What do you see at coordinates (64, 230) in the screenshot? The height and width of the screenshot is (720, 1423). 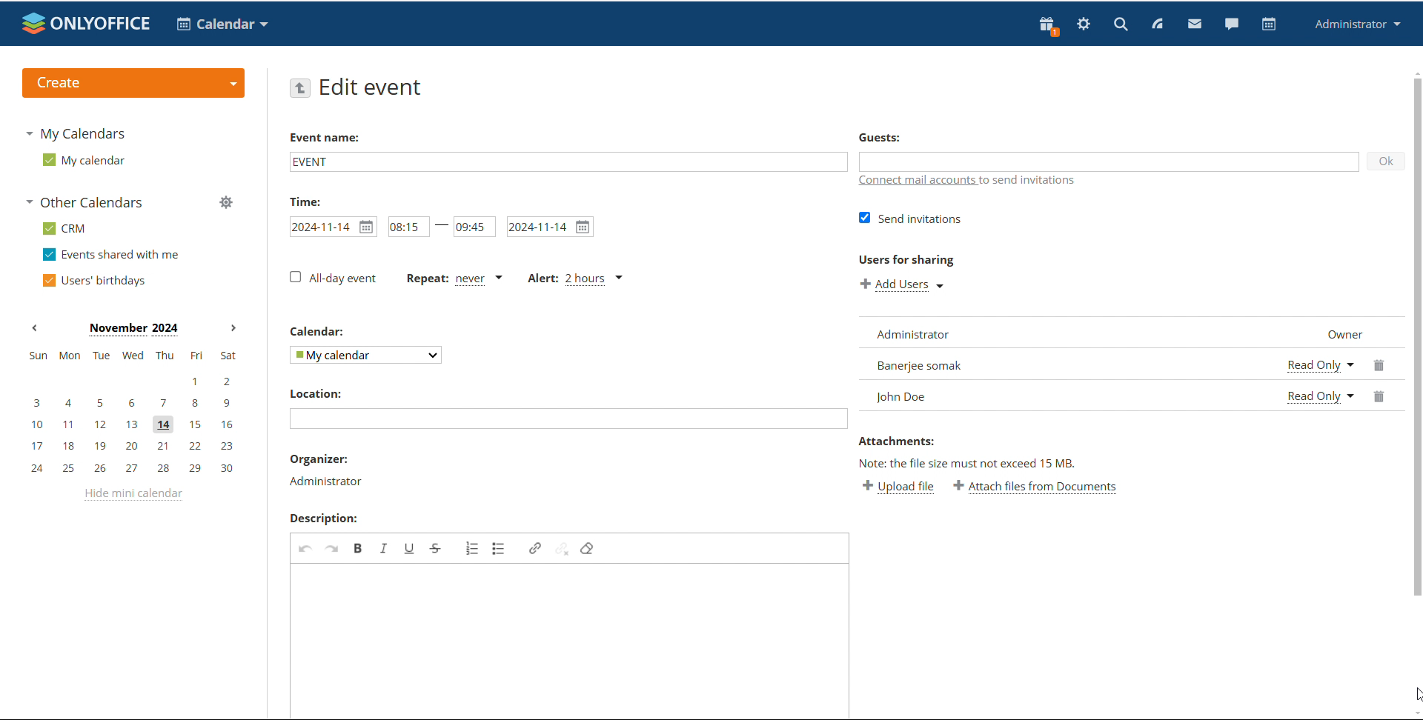 I see `crm` at bounding box center [64, 230].